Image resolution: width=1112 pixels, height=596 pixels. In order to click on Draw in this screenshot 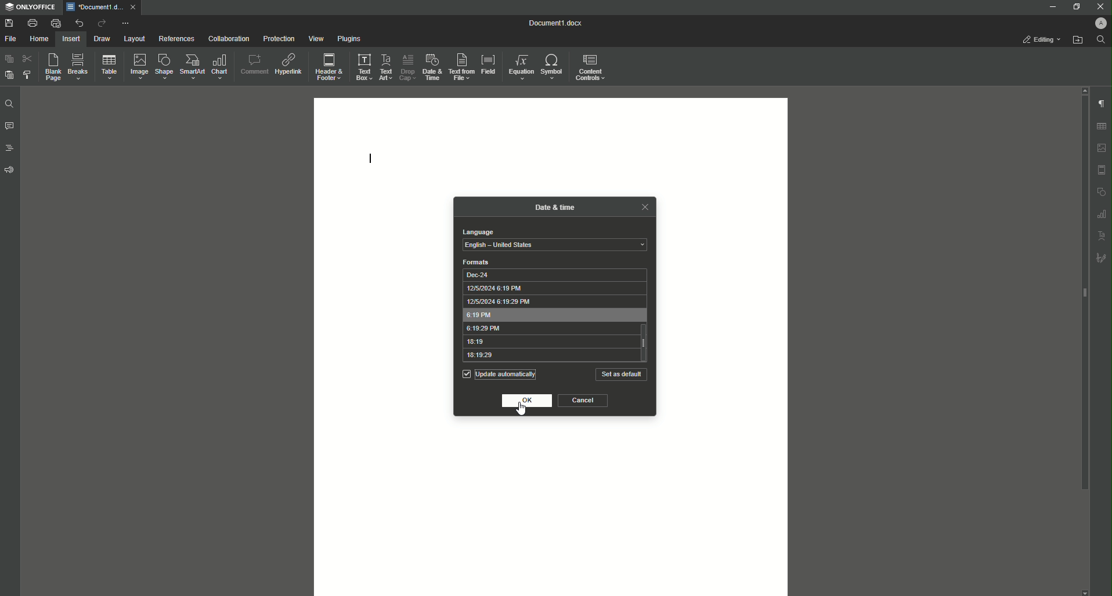, I will do `click(102, 38)`.